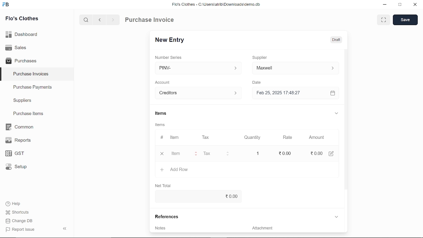  Describe the element at coordinates (37, 89) in the screenshot. I see `Purchase Payments` at that location.